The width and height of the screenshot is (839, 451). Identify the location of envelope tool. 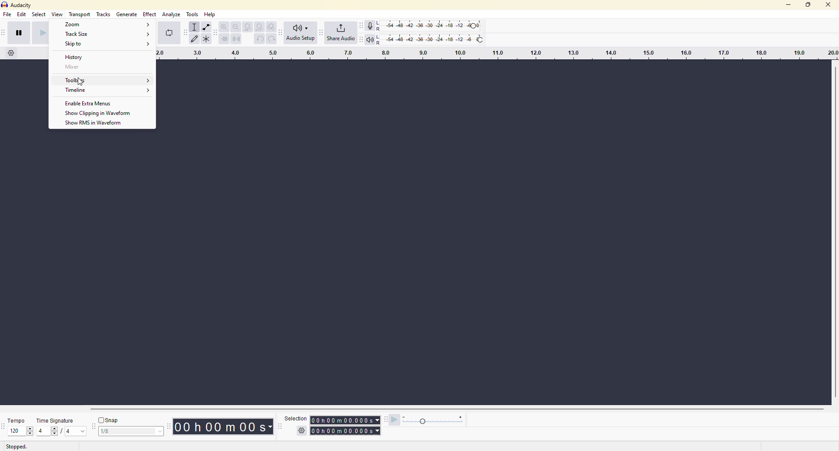
(207, 27).